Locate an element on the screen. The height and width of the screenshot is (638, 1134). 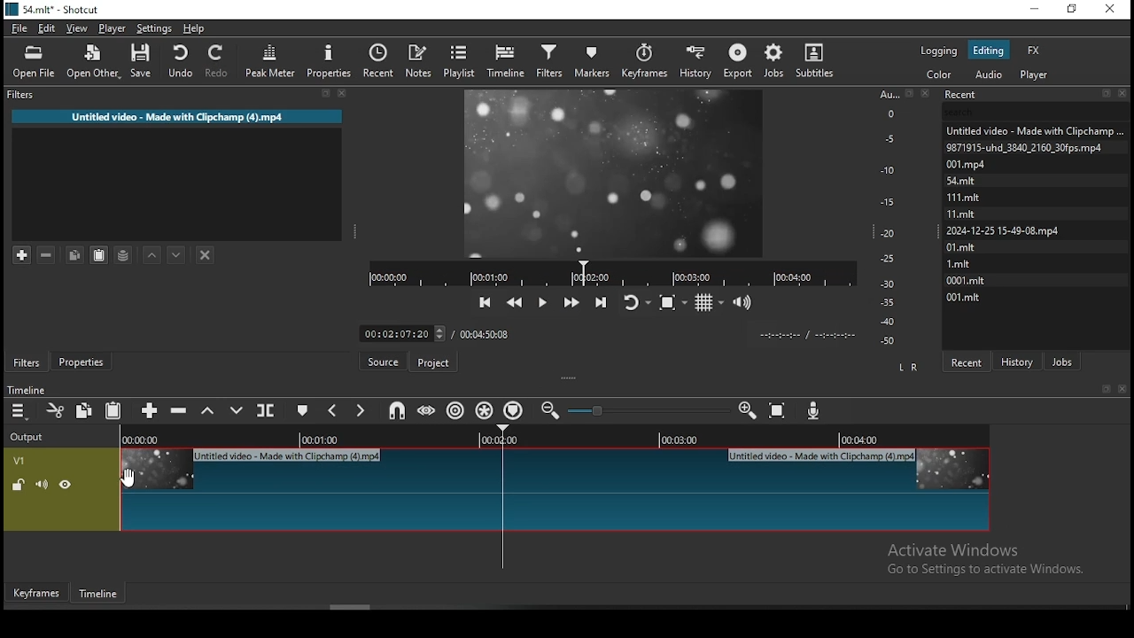
timeline is located at coordinates (551, 436).